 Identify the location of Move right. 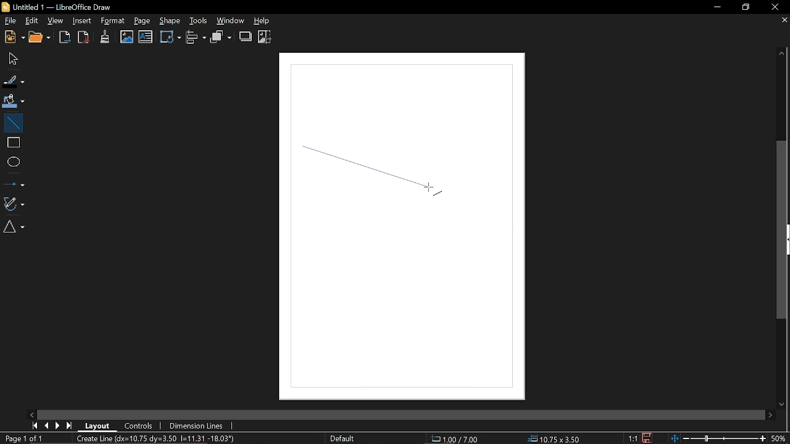
(771, 415).